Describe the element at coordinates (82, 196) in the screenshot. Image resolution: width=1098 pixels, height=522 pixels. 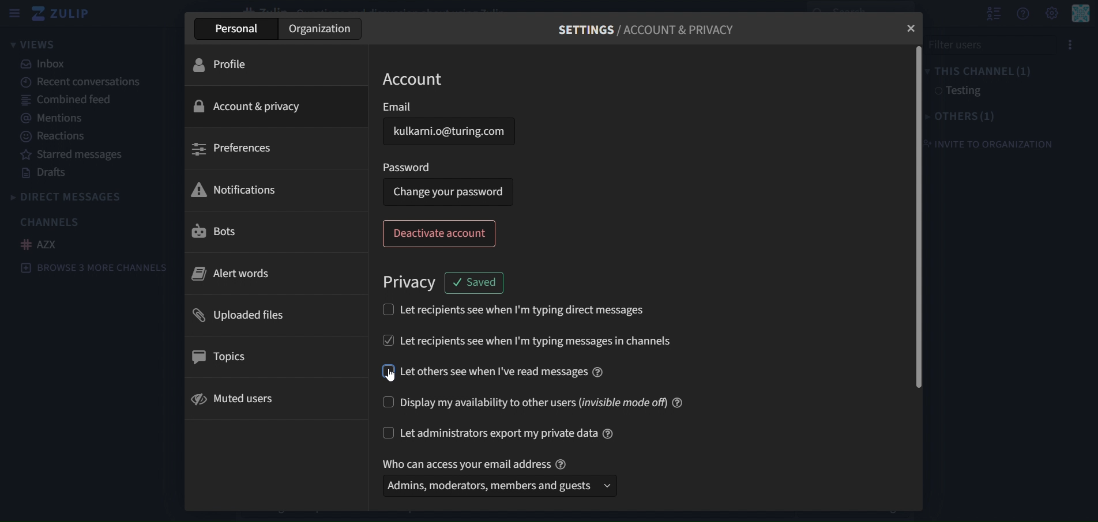
I see `direct messages` at that location.